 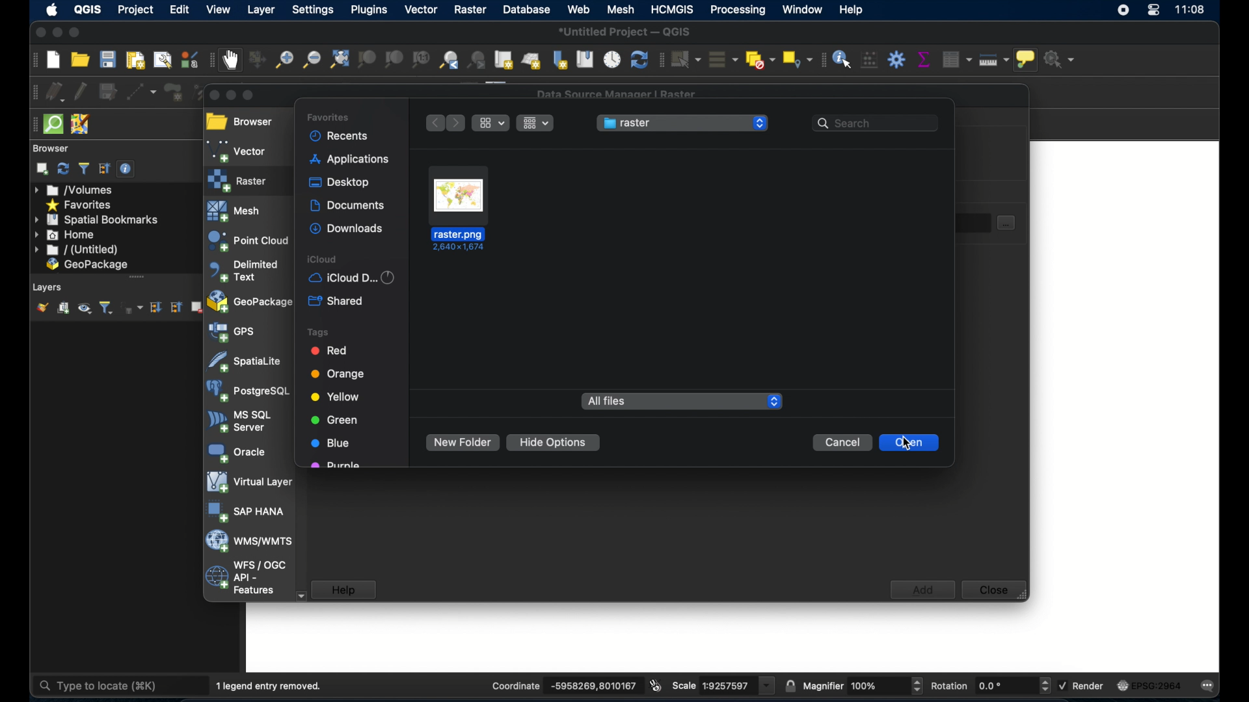 What do you see at coordinates (64, 308) in the screenshot?
I see `add group` at bounding box center [64, 308].